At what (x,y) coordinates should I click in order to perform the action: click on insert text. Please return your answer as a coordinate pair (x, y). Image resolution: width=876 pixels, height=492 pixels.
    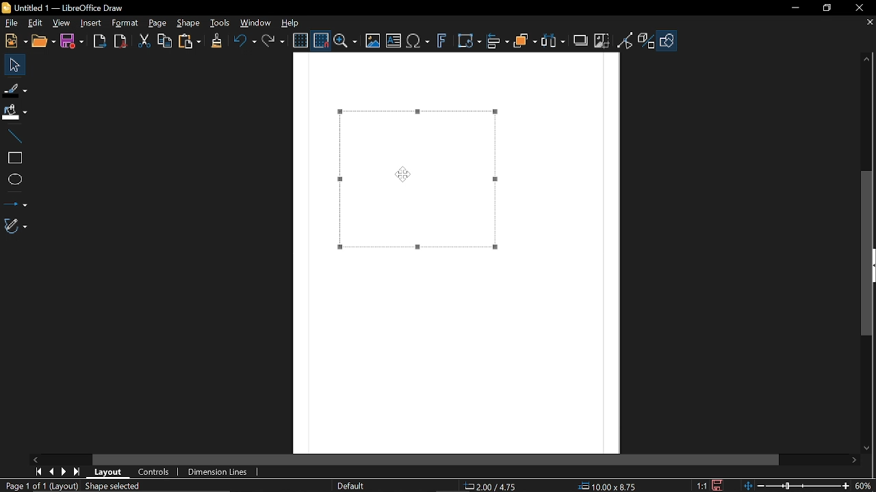
    Looking at the image, I should click on (394, 42).